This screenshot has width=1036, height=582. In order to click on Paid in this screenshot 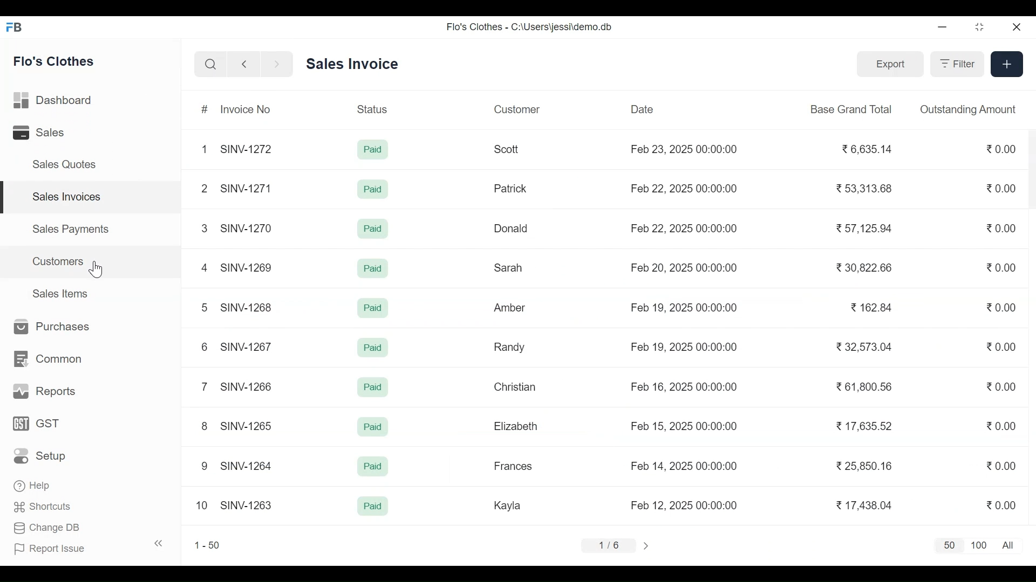, I will do `click(373, 228)`.